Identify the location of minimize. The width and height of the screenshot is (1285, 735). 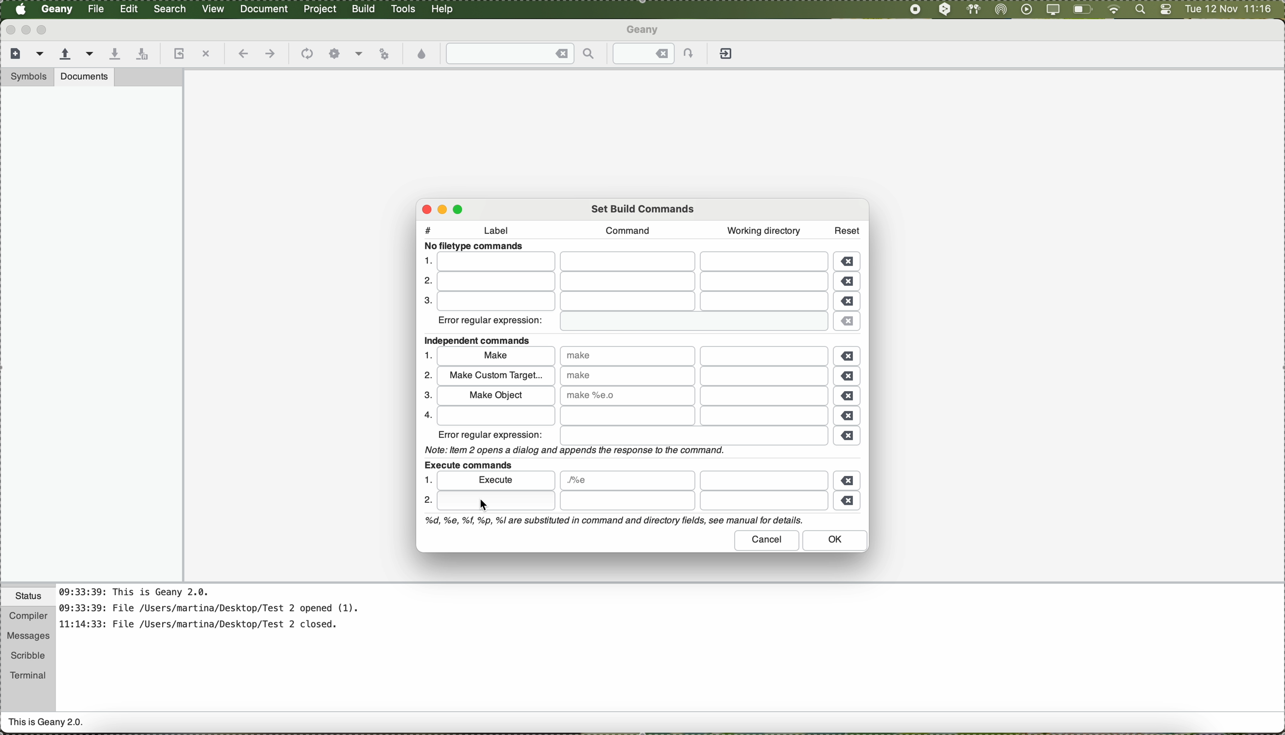
(446, 209).